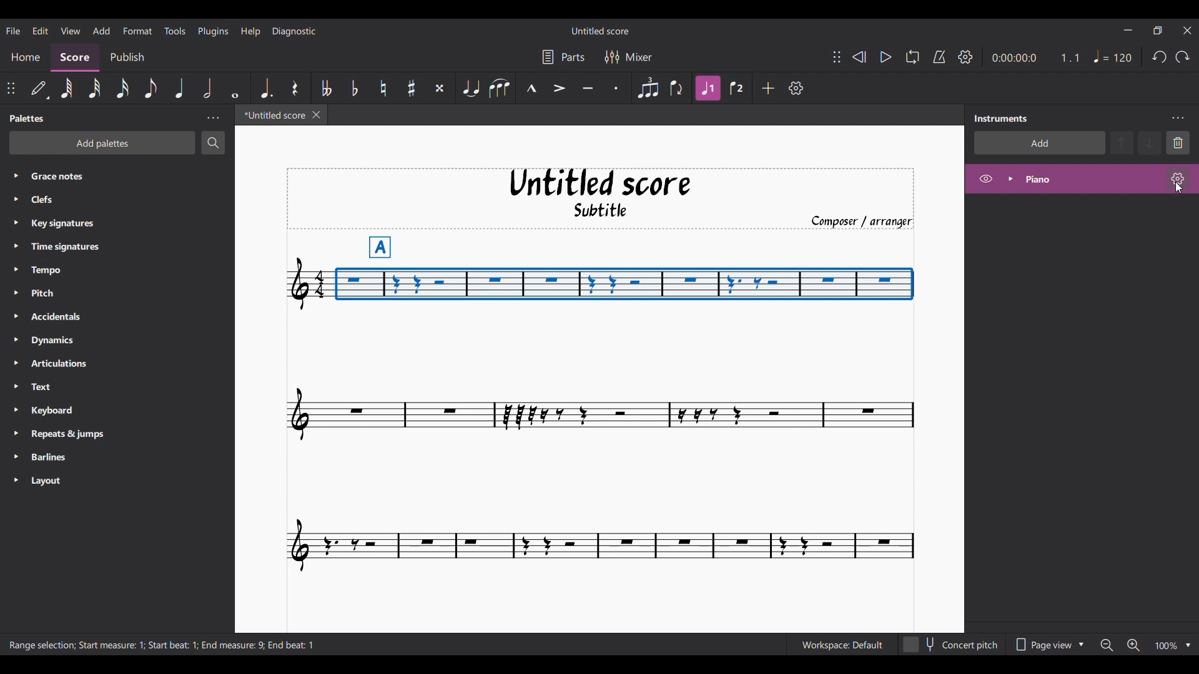  I want to click on Tools menu, so click(175, 31).